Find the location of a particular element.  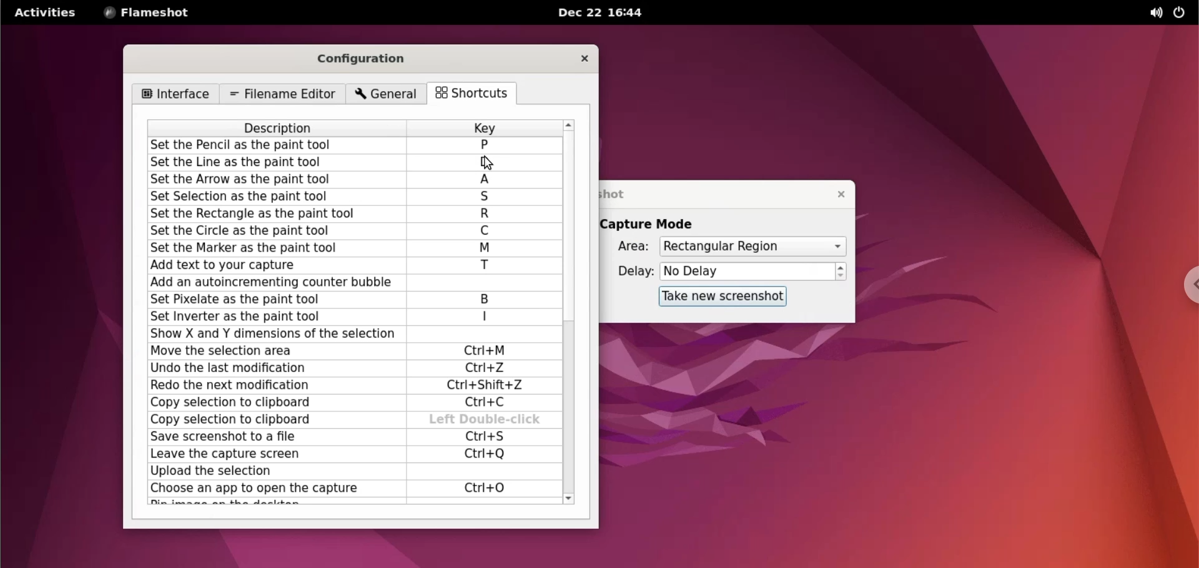

shortcuts is located at coordinates (476, 94).